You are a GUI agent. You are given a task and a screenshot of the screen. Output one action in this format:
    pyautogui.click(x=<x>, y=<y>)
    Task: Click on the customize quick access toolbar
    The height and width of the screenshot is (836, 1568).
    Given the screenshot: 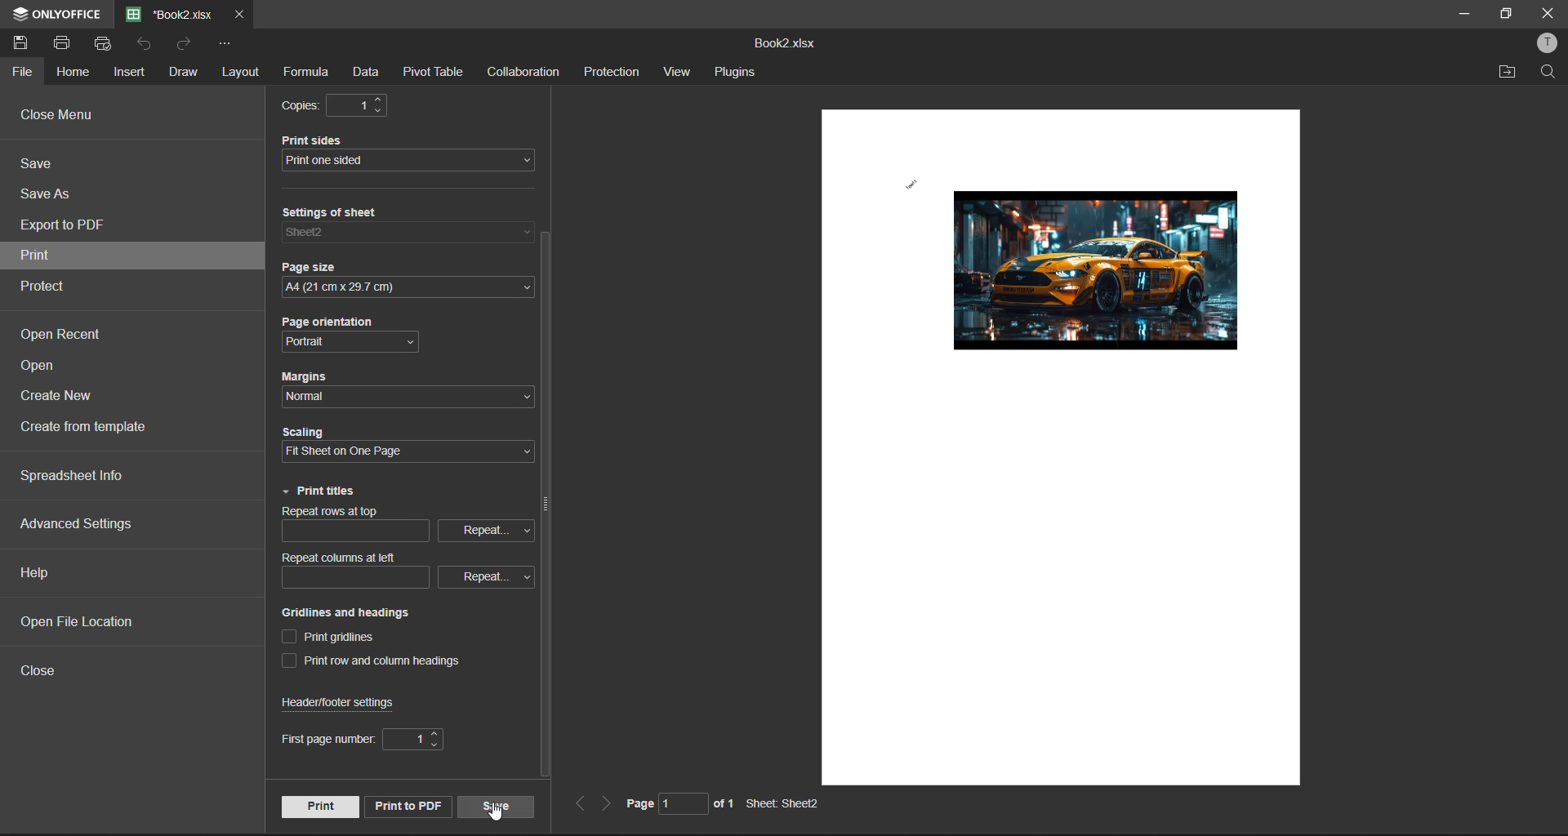 What is the action you would take?
    pyautogui.click(x=226, y=44)
    